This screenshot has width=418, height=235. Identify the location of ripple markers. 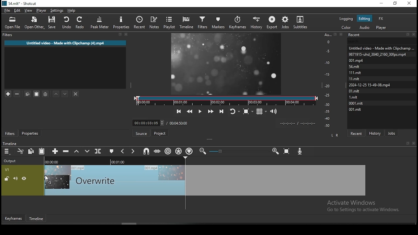
(190, 150).